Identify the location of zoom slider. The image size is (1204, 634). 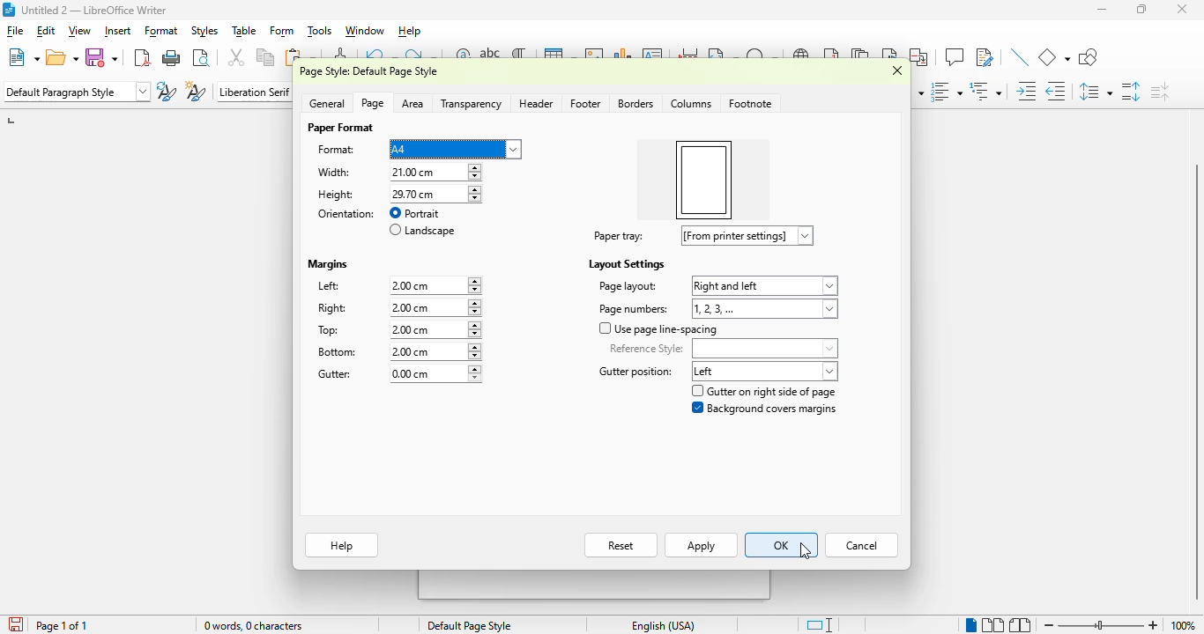
(1104, 625).